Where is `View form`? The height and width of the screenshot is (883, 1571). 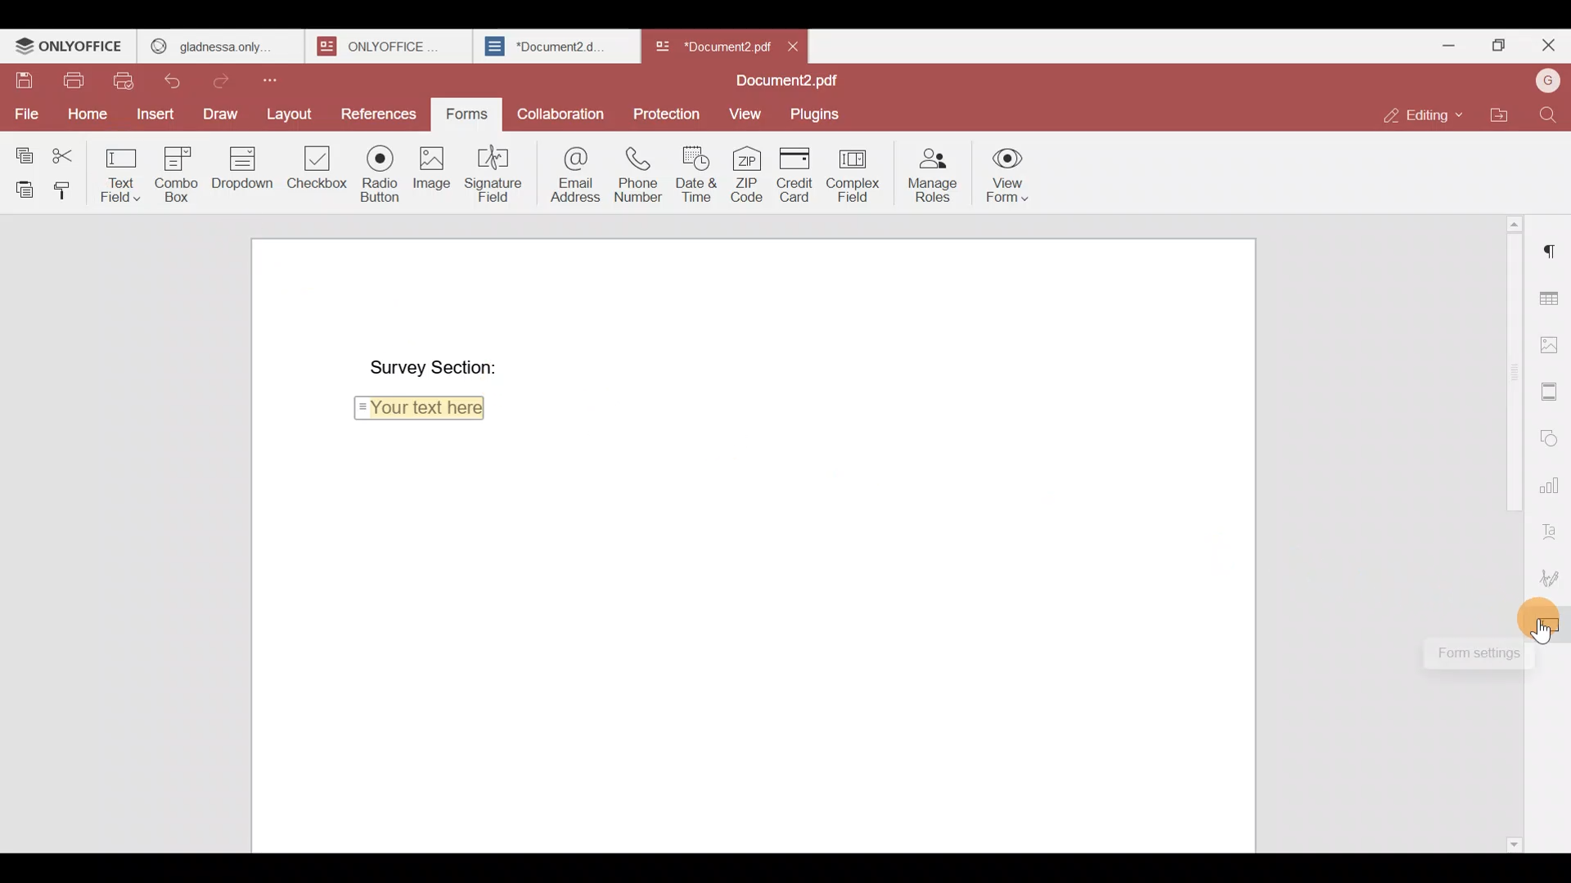
View form is located at coordinates (1005, 174).